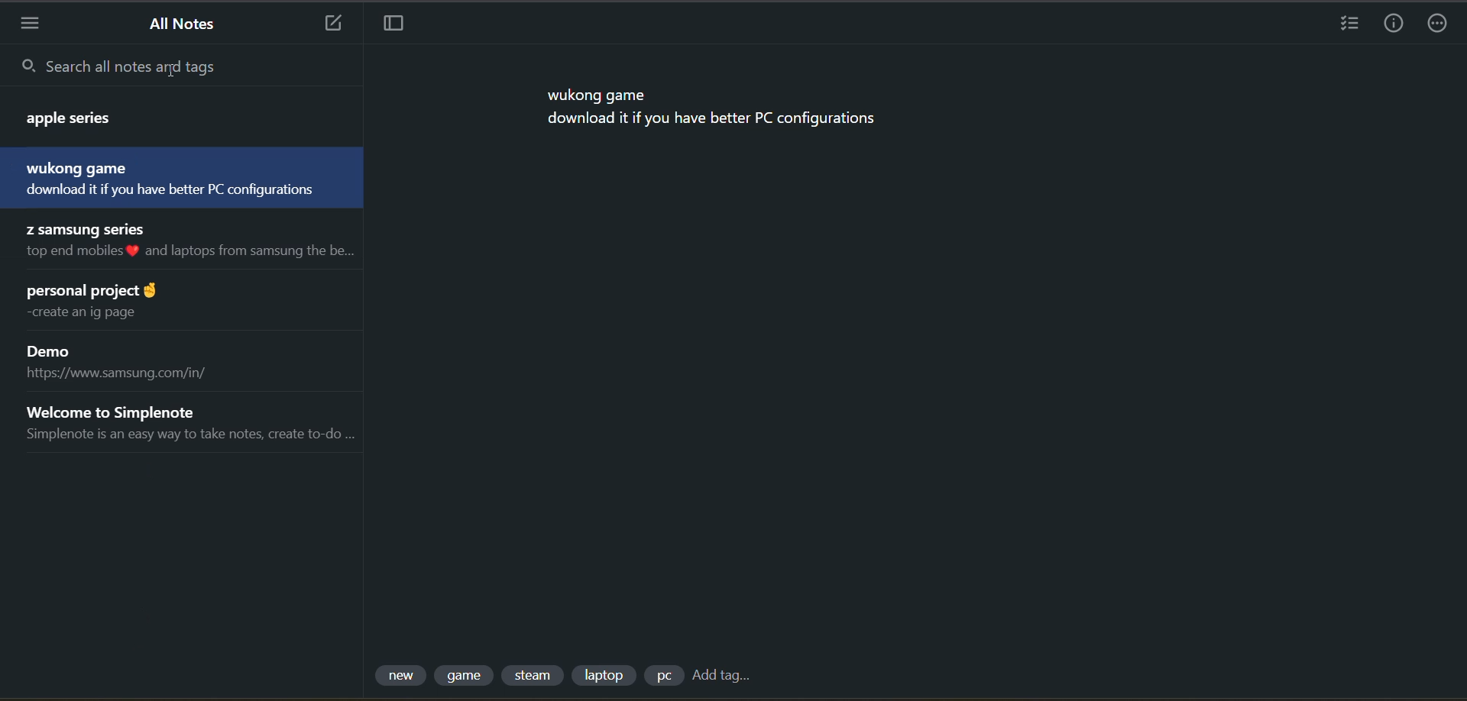 This screenshot has height=701, width=1467. What do you see at coordinates (604, 674) in the screenshot?
I see `tag 4` at bounding box center [604, 674].